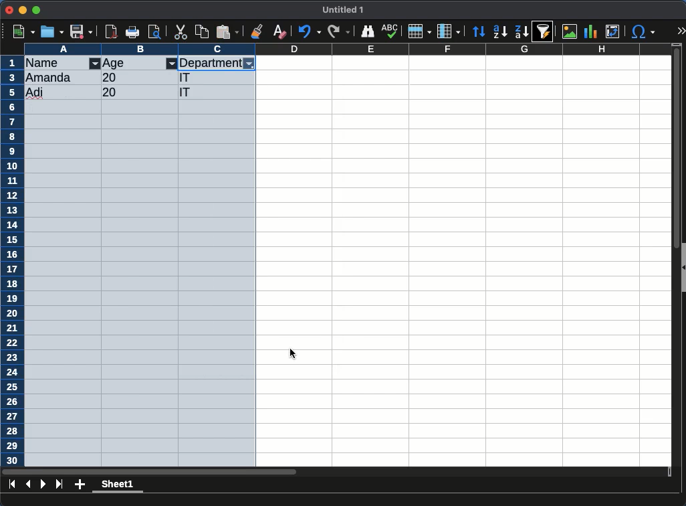 The height and width of the screenshot is (506, 686). Describe the element at coordinates (338, 31) in the screenshot. I see `redo` at that location.